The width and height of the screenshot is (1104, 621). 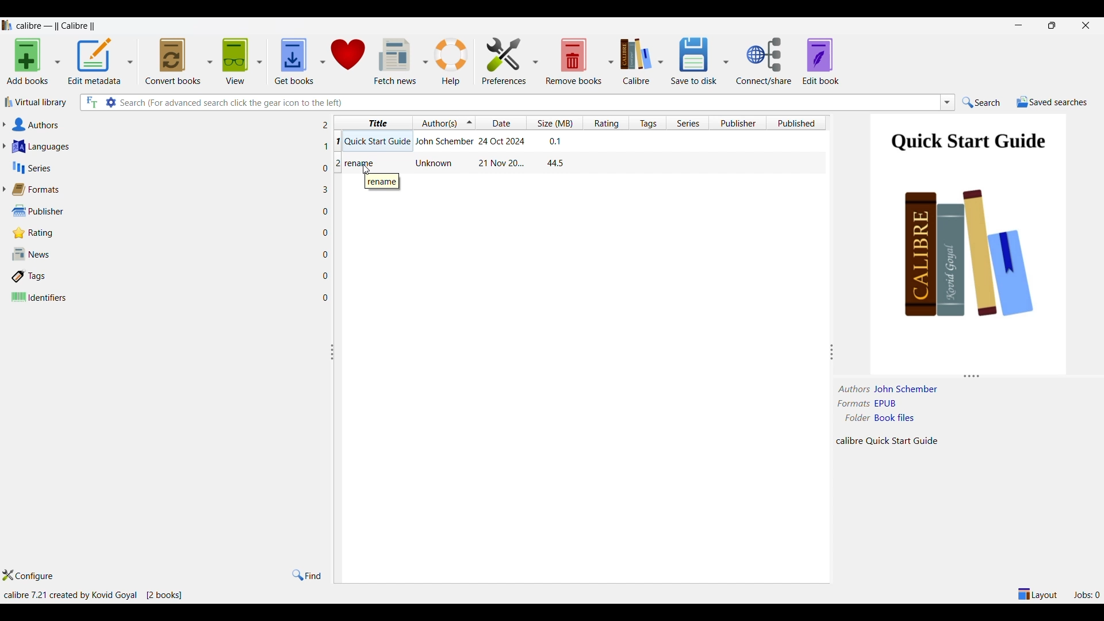 I want to click on , so click(x=129, y=61).